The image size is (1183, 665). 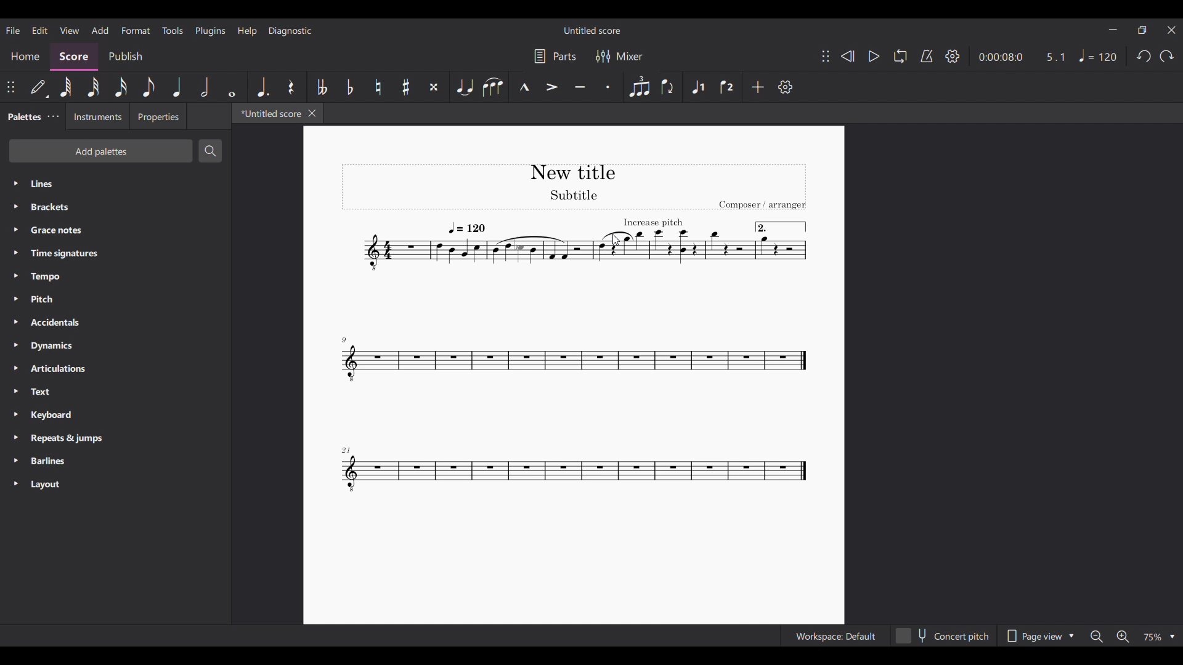 I want to click on Repeats & jumps, so click(x=116, y=438).